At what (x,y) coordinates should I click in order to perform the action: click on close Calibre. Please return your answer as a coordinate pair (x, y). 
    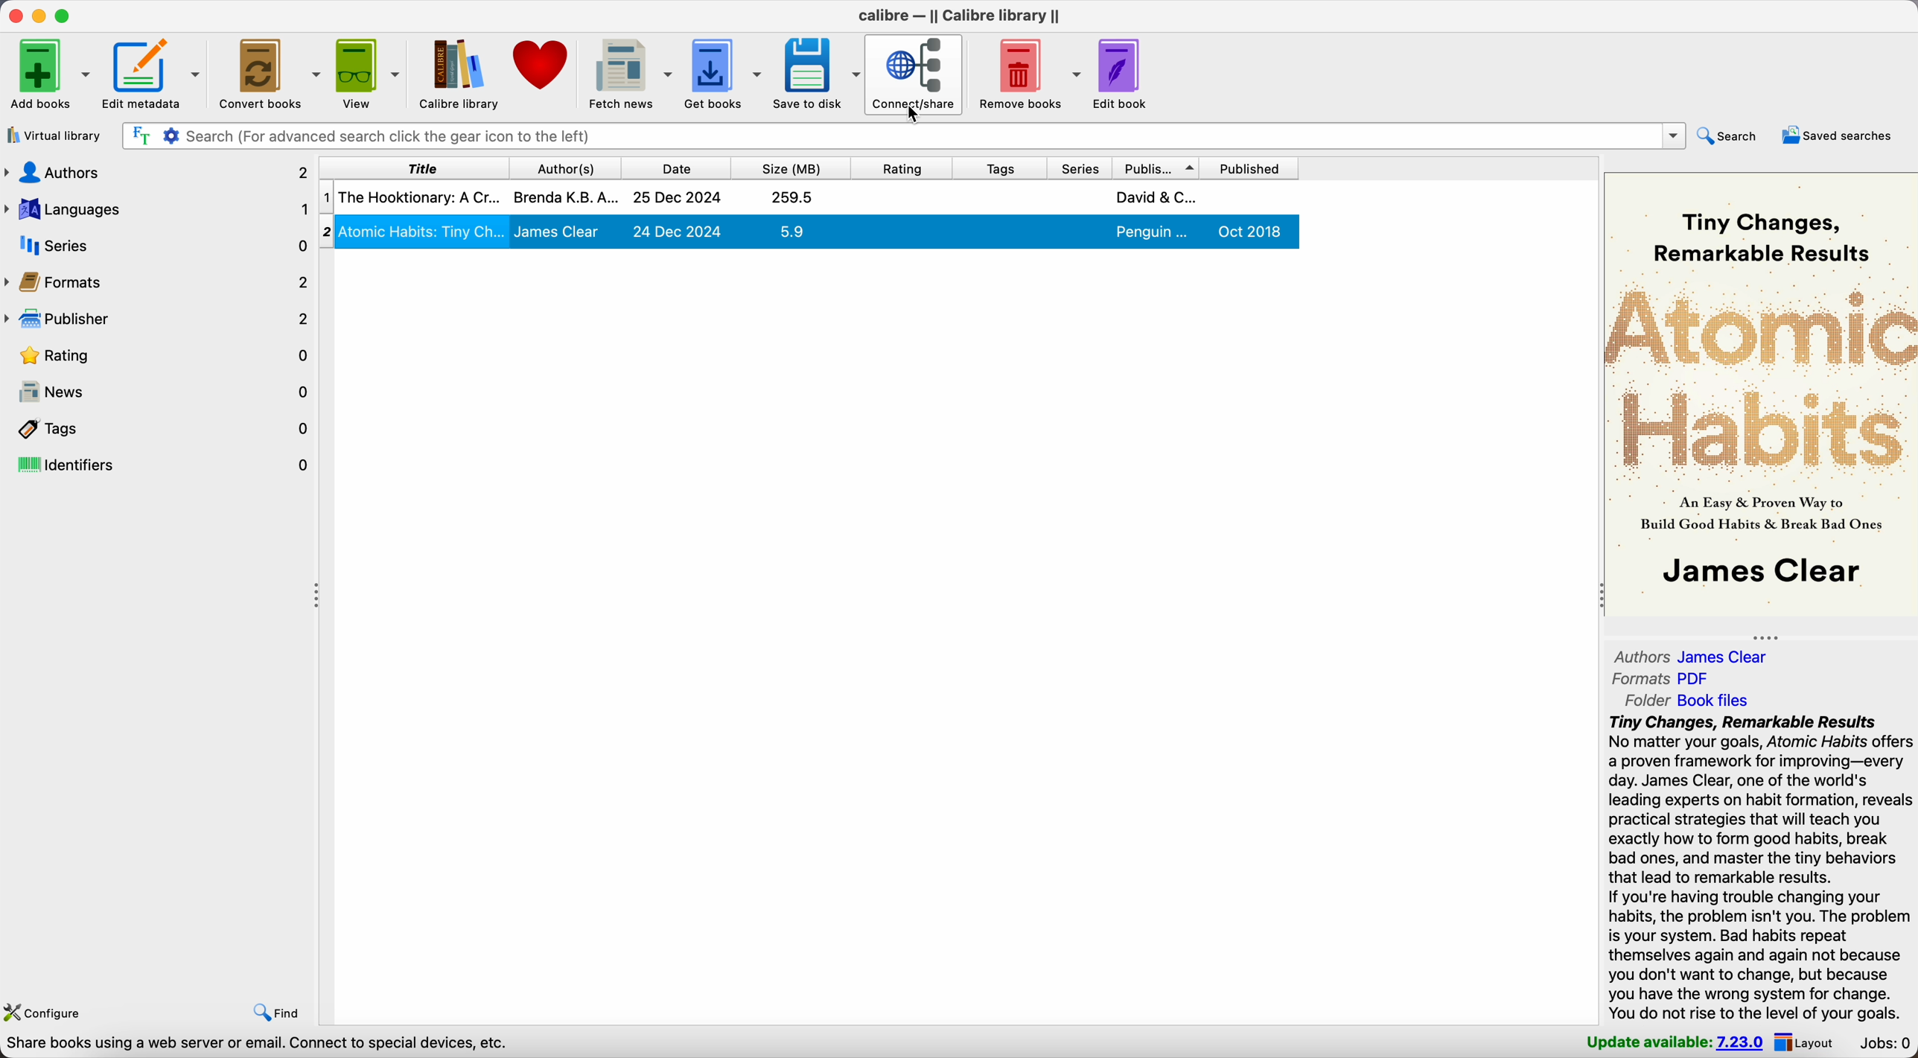
    Looking at the image, I should click on (13, 14).